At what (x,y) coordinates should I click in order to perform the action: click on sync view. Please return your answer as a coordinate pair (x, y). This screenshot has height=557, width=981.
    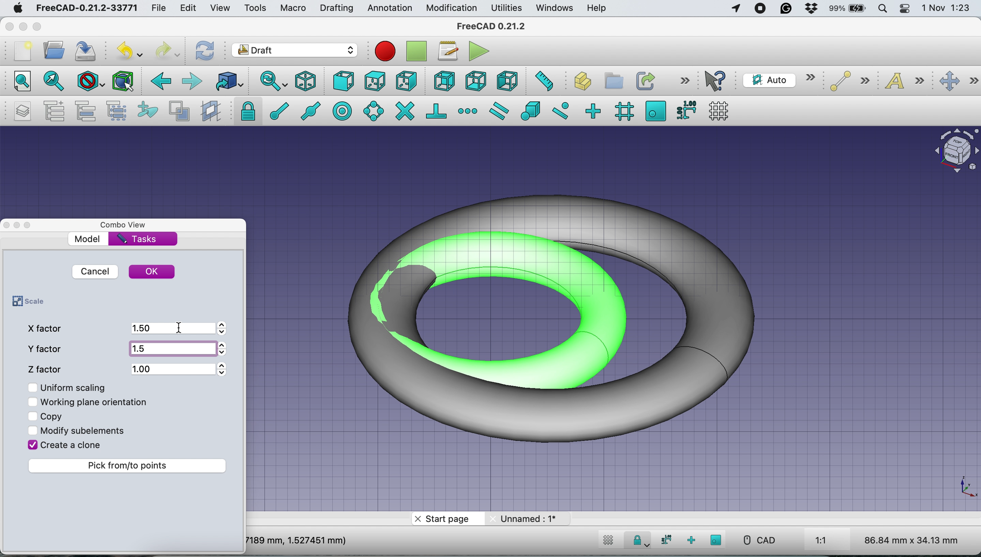
    Looking at the image, I should click on (273, 81).